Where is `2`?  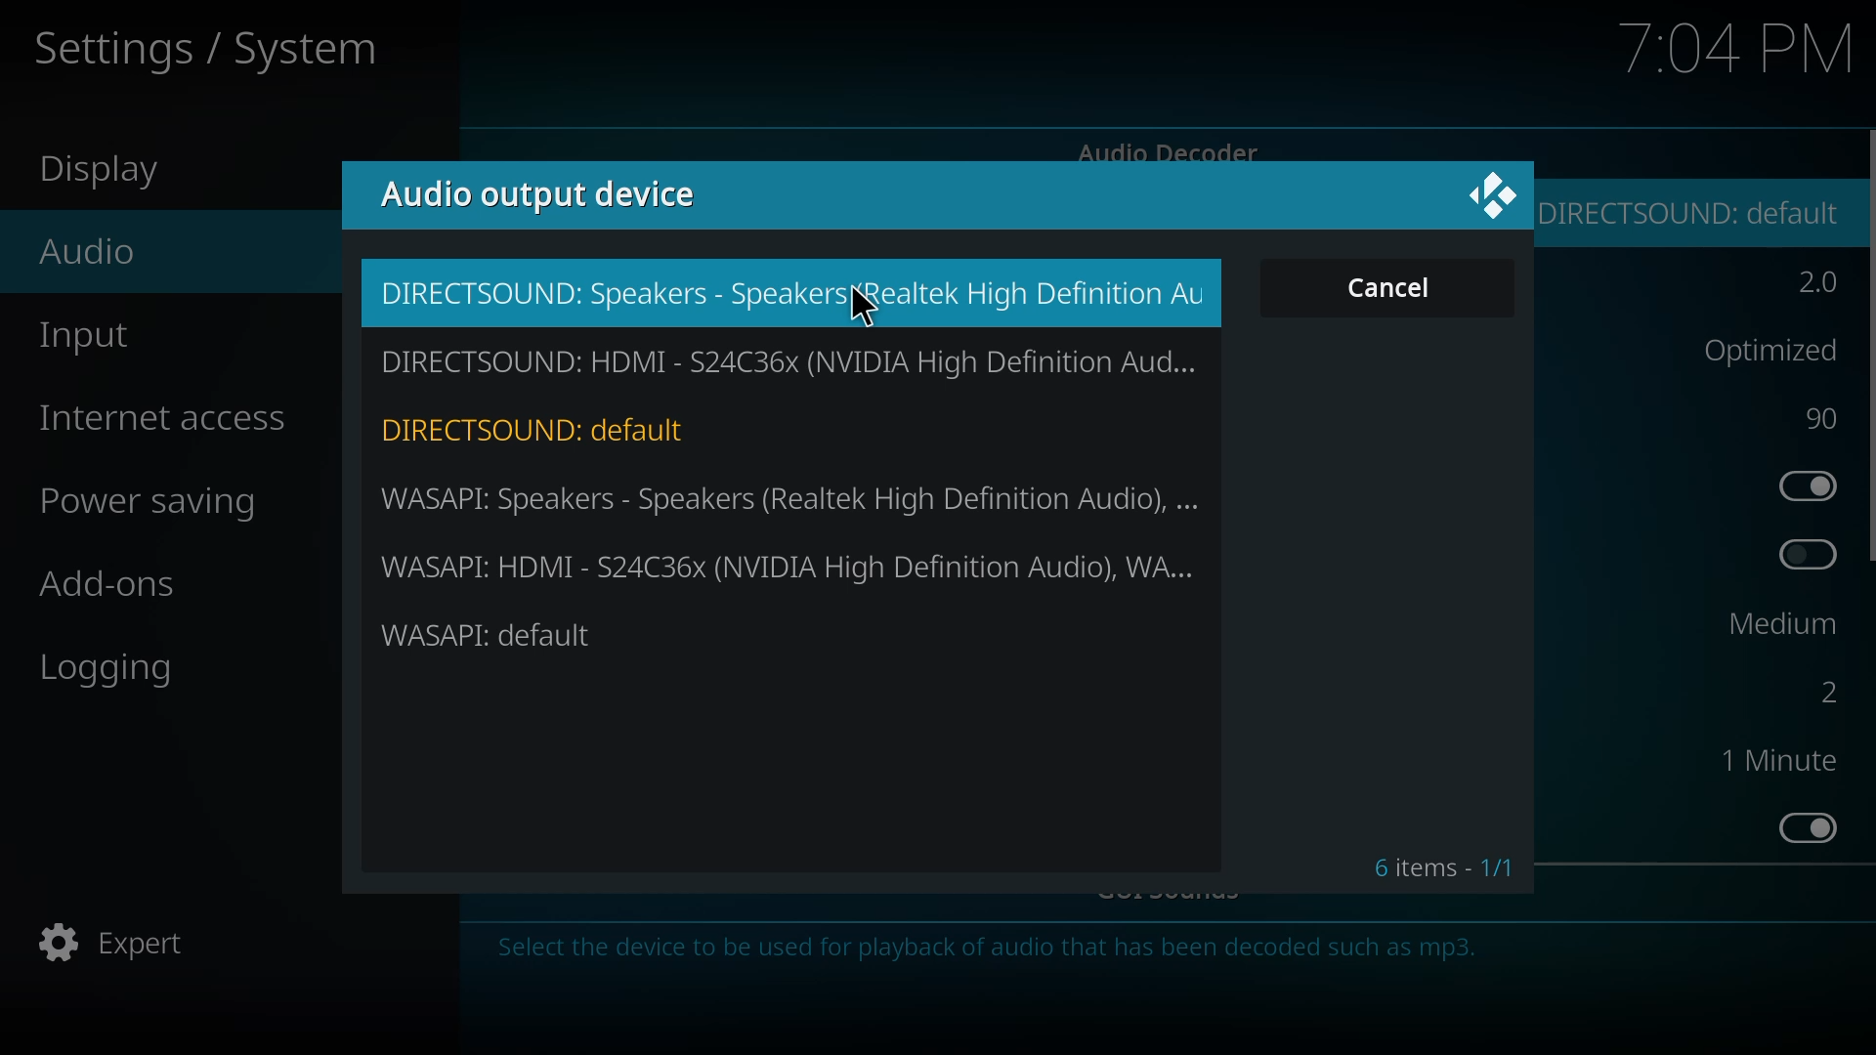
2 is located at coordinates (1815, 692).